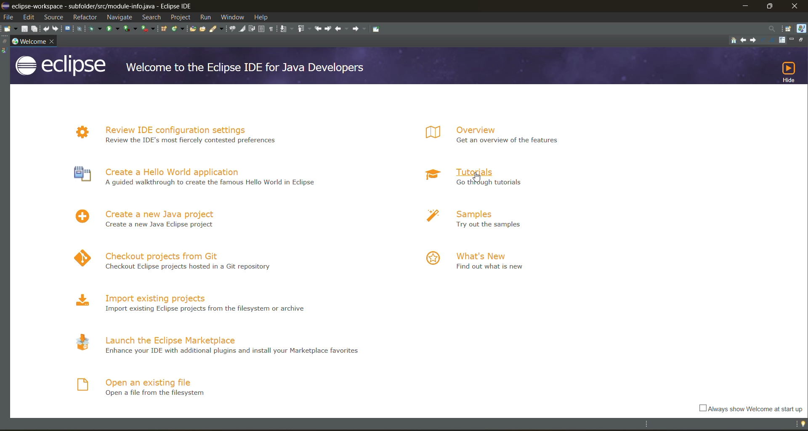 The width and height of the screenshot is (808, 431). Describe the element at coordinates (68, 28) in the screenshot. I see `open a terminal` at that location.